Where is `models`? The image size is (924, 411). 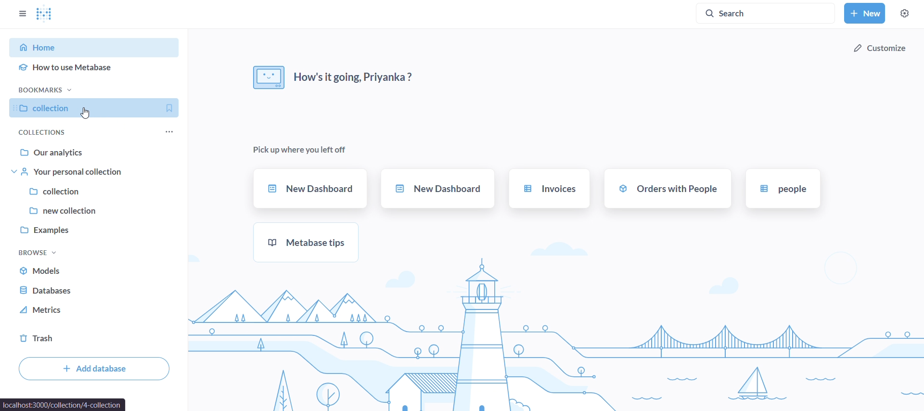 models is located at coordinates (87, 270).